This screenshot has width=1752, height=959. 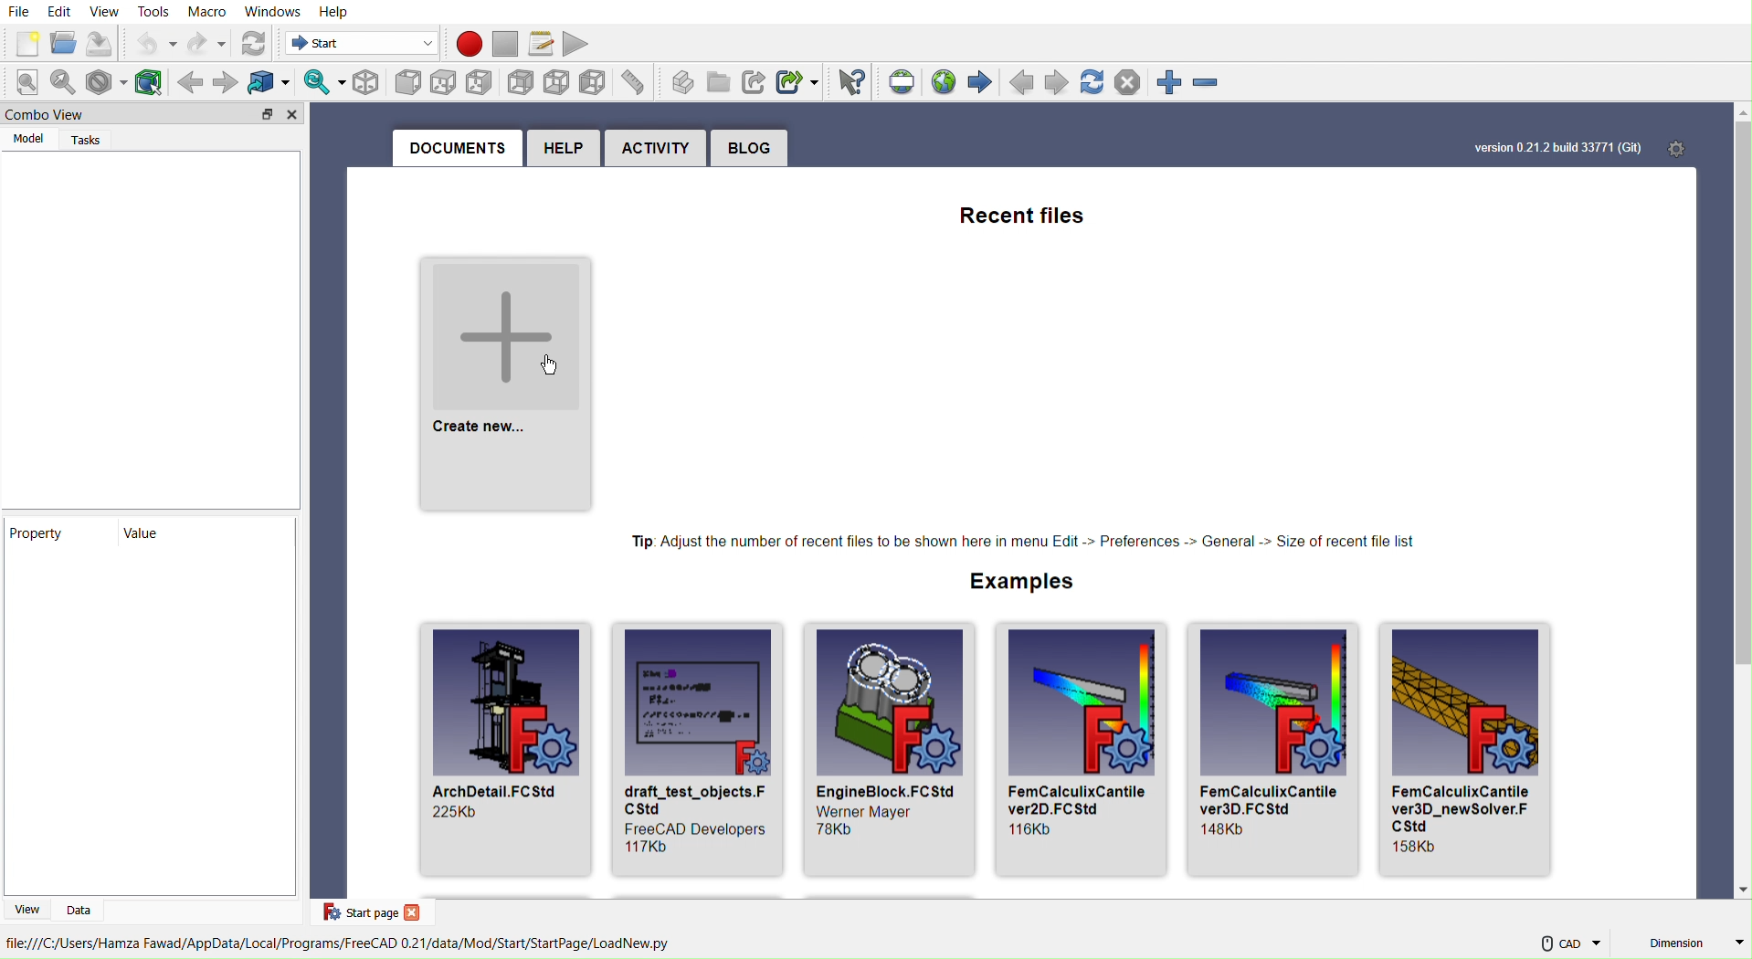 What do you see at coordinates (102, 44) in the screenshot?
I see `Save the active document` at bounding box center [102, 44].